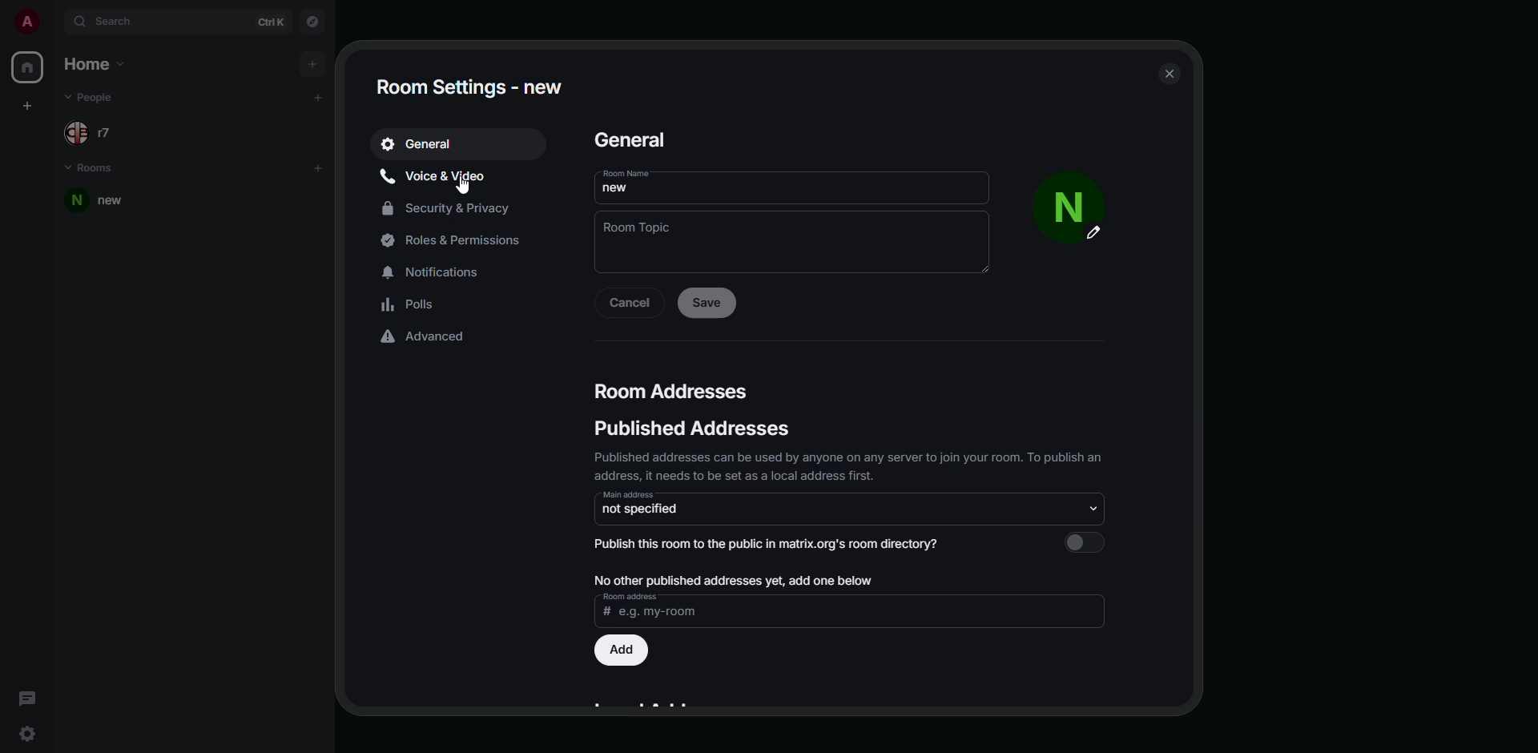  I want to click on save, so click(709, 304).